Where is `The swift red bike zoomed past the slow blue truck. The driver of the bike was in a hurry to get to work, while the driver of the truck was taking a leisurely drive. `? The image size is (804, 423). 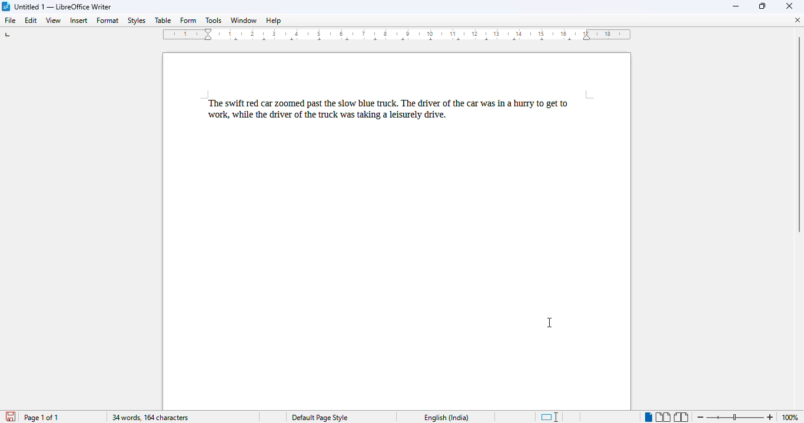 The swift red bike zoomed past the slow blue truck. The driver of the bike was in a hurry to get to work, while the driver of the truck was taking a leisurely drive.  is located at coordinates (399, 110).